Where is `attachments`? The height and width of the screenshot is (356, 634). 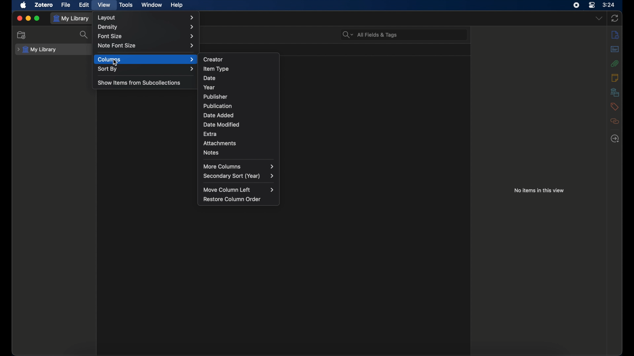
attachments is located at coordinates (614, 63).